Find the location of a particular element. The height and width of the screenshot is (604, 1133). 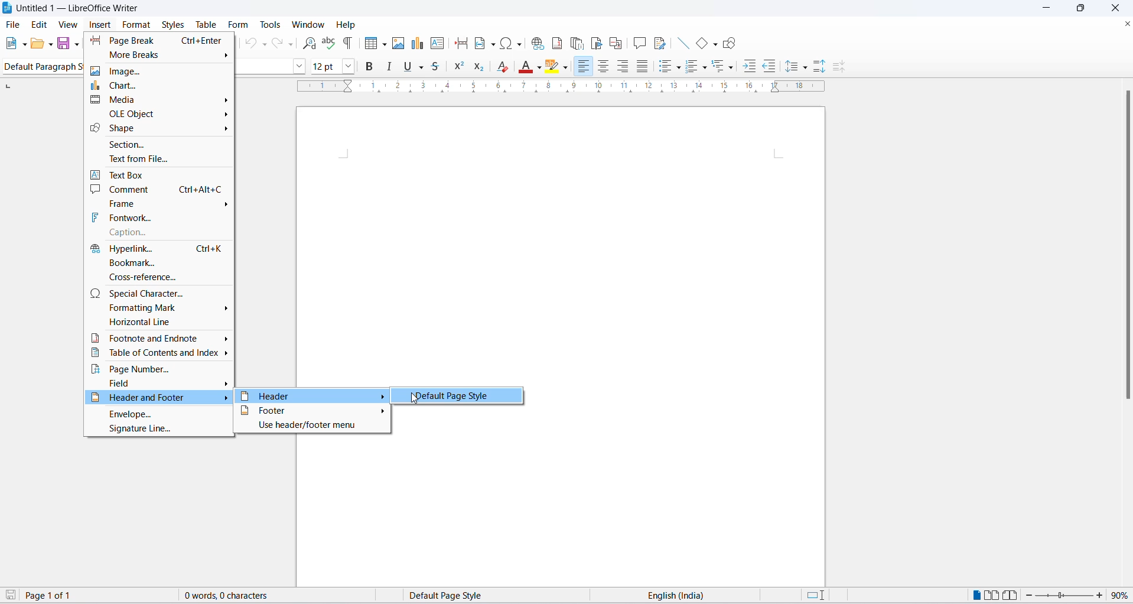

footer is located at coordinates (312, 411).